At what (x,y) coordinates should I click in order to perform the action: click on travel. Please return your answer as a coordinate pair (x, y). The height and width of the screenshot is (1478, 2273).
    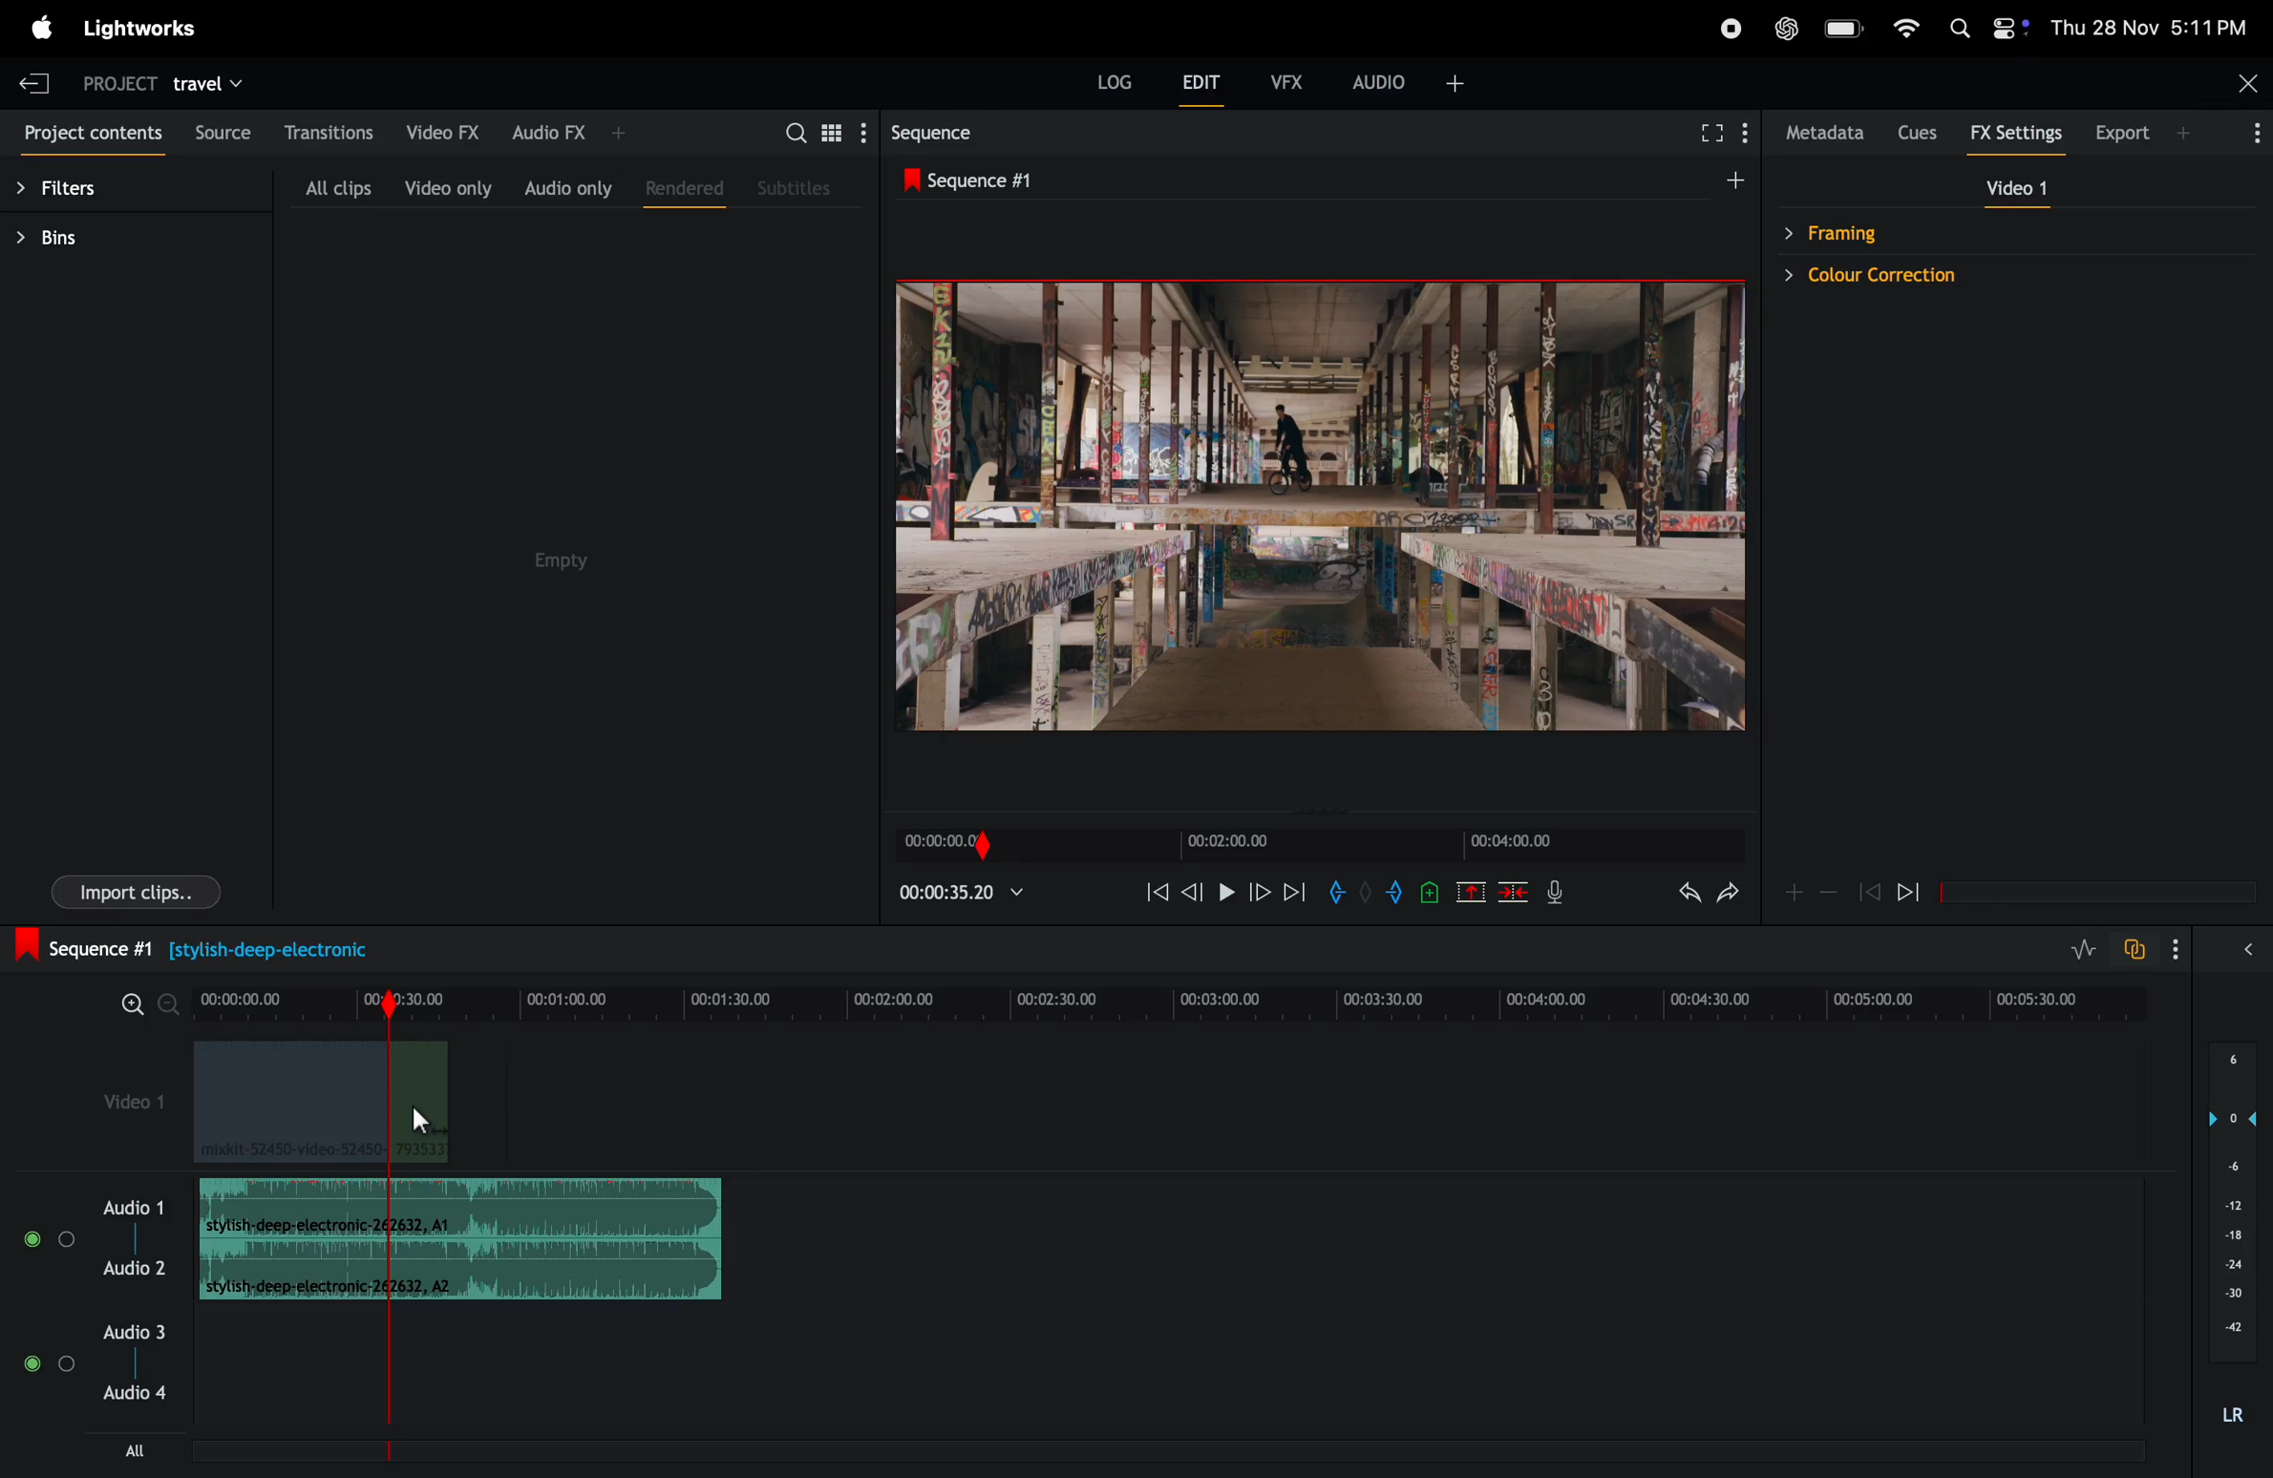
    Looking at the image, I should click on (226, 83).